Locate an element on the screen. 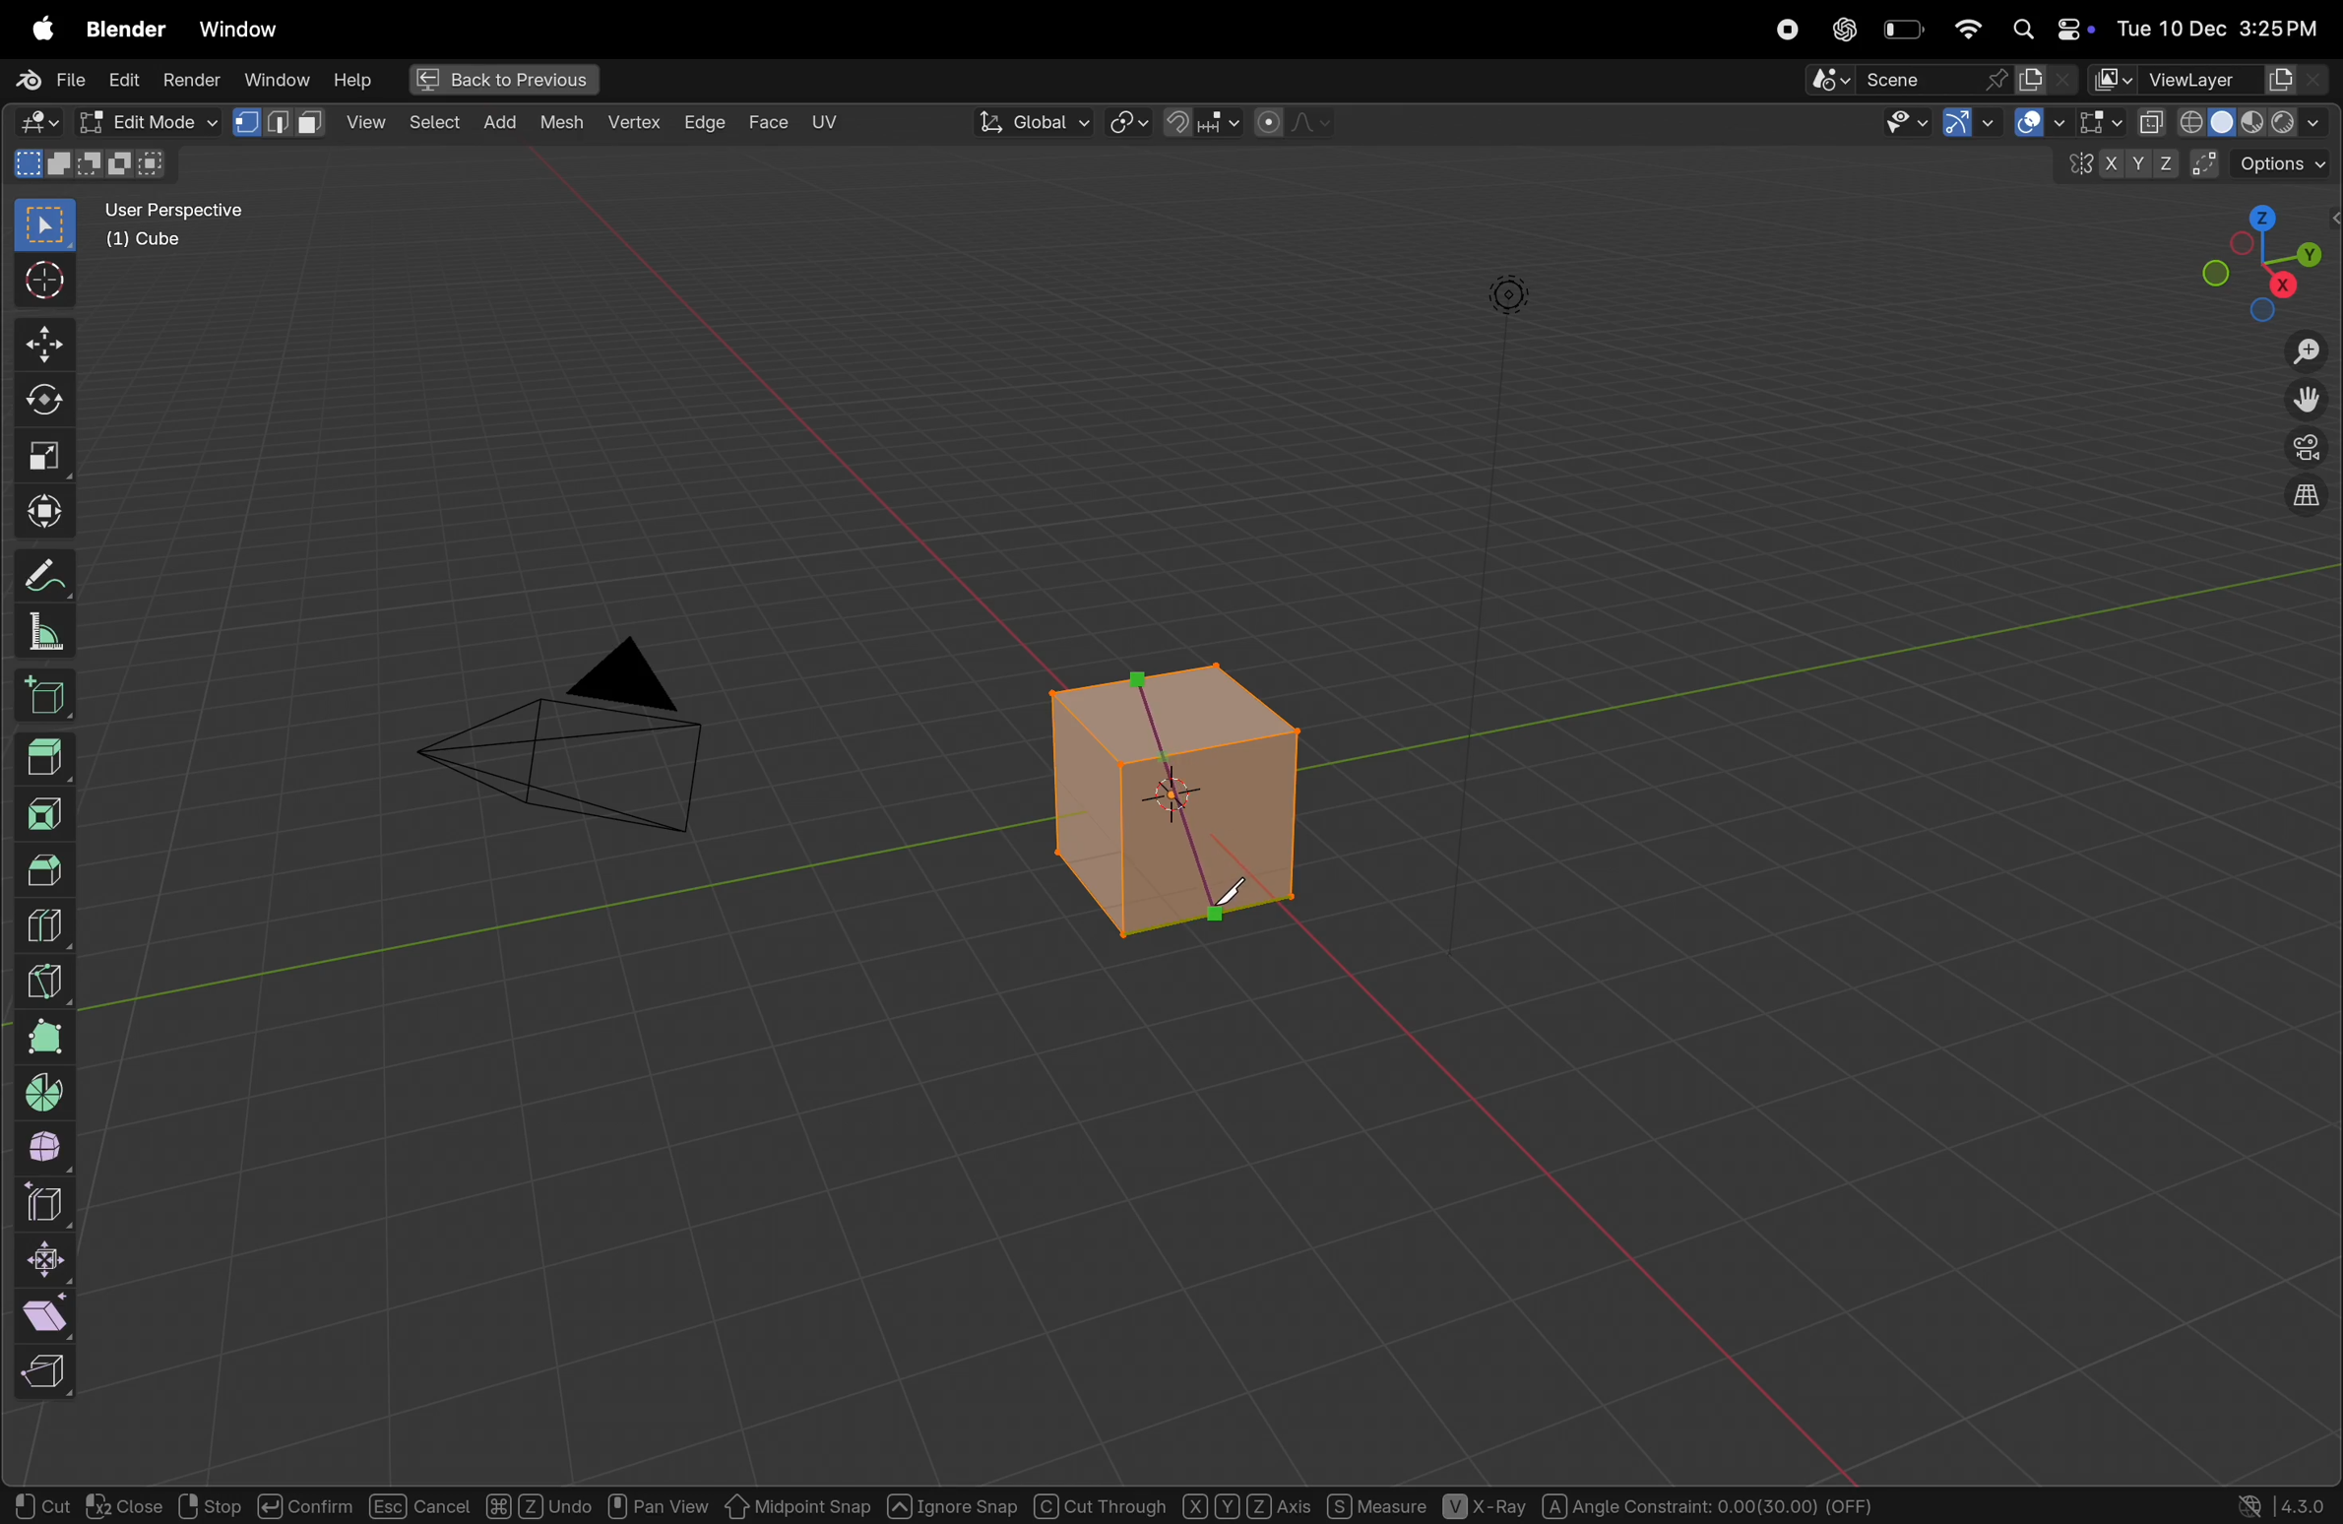 Image resolution: width=2343 pixels, height=1524 pixels. X-Ray is located at coordinates (1486, 1507).